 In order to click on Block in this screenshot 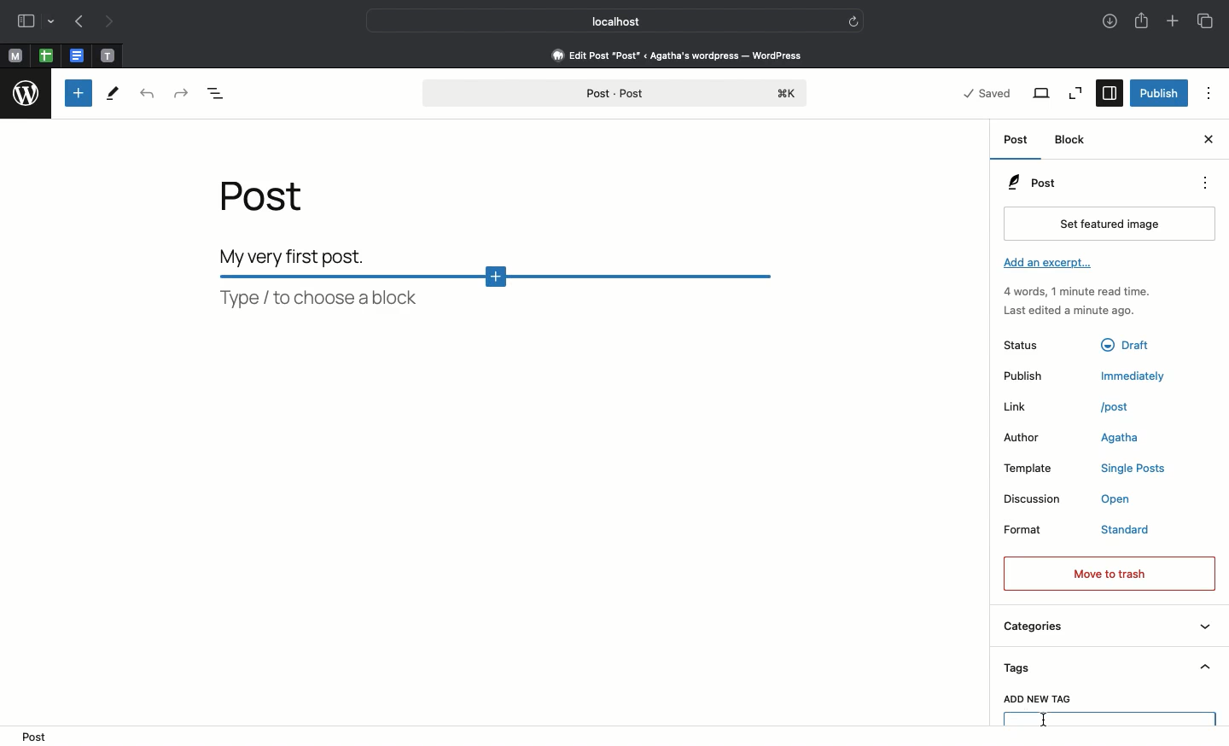, I will do `click(1075, 140)`.